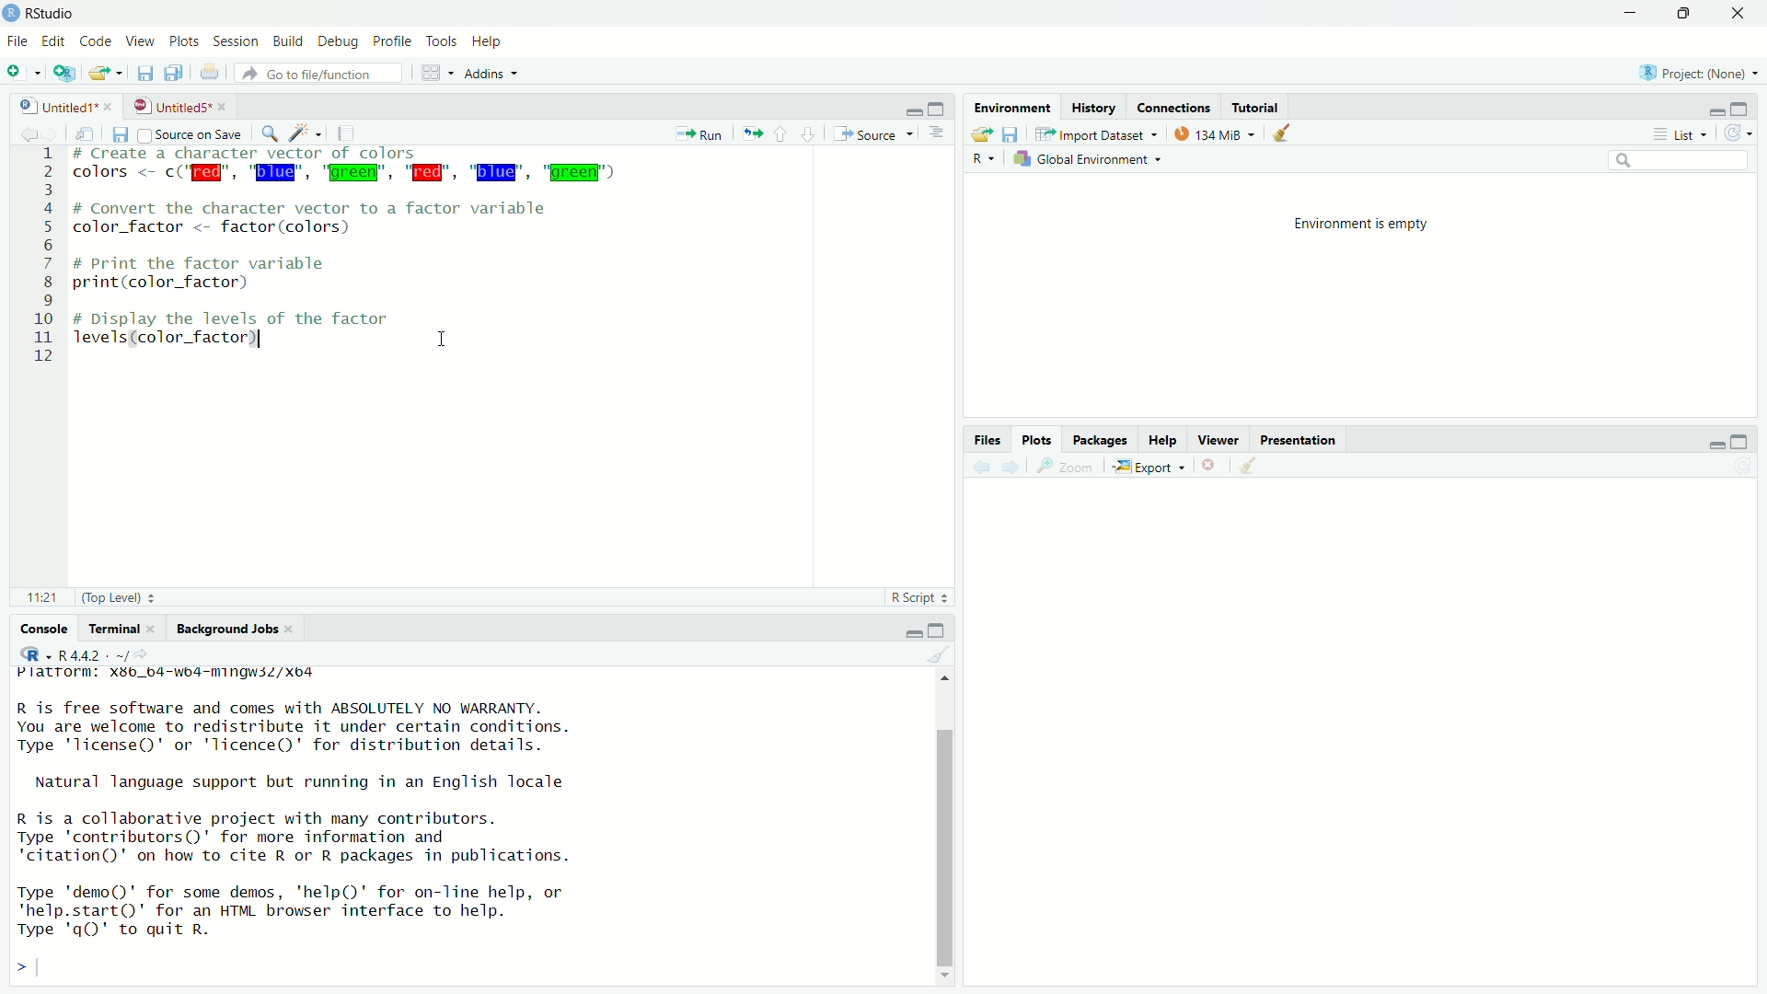  Describe the element at coordinates (1749, 440) in the screenshot. I see `maximize` at that location.